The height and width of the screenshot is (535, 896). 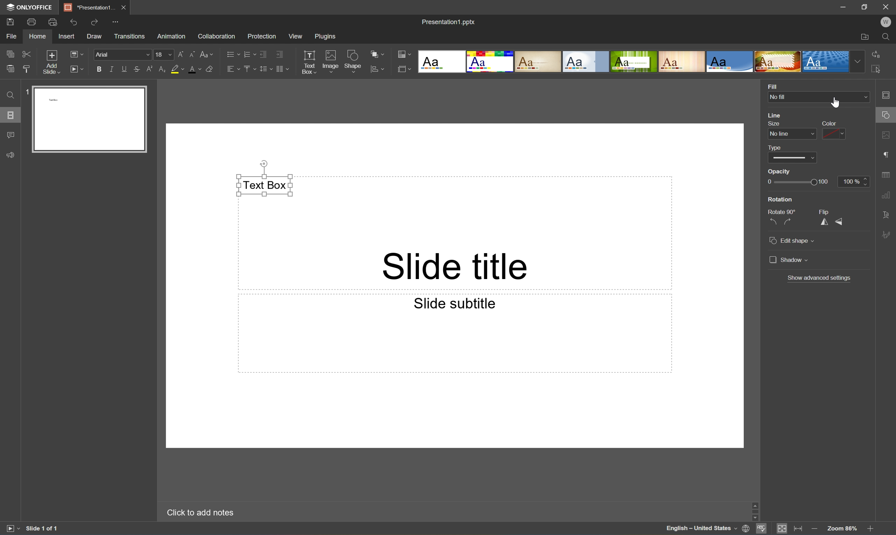 I want to click on Text Box, so click(x=266, y=185).